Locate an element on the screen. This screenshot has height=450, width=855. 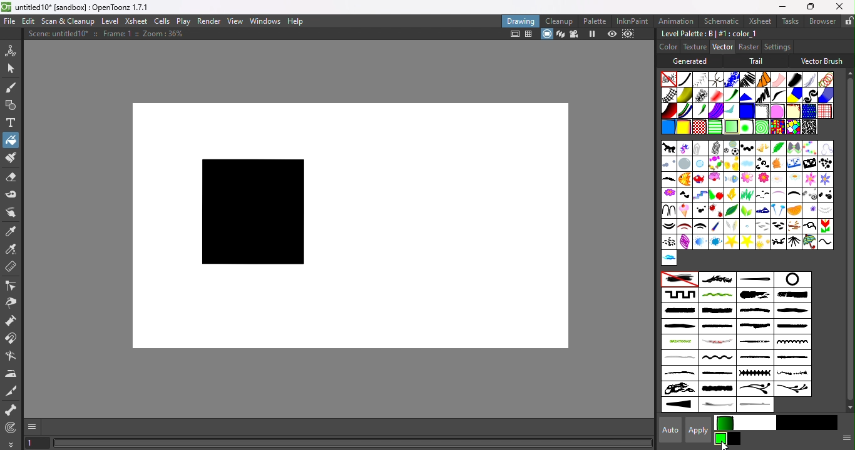
stencil_flame is located at coordinates (678, 389).